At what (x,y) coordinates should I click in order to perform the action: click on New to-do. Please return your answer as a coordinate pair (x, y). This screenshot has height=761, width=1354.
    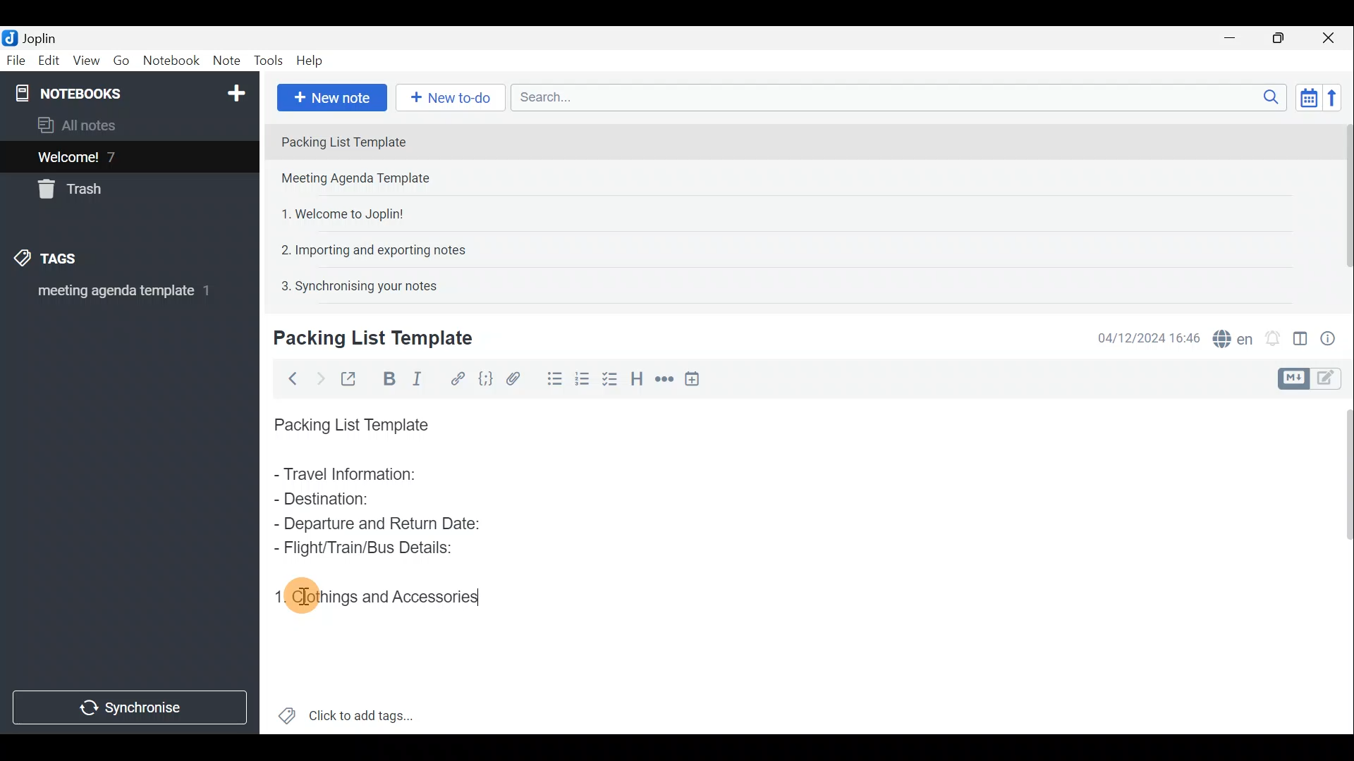
    Looking at the image, I should click on (451, 98).